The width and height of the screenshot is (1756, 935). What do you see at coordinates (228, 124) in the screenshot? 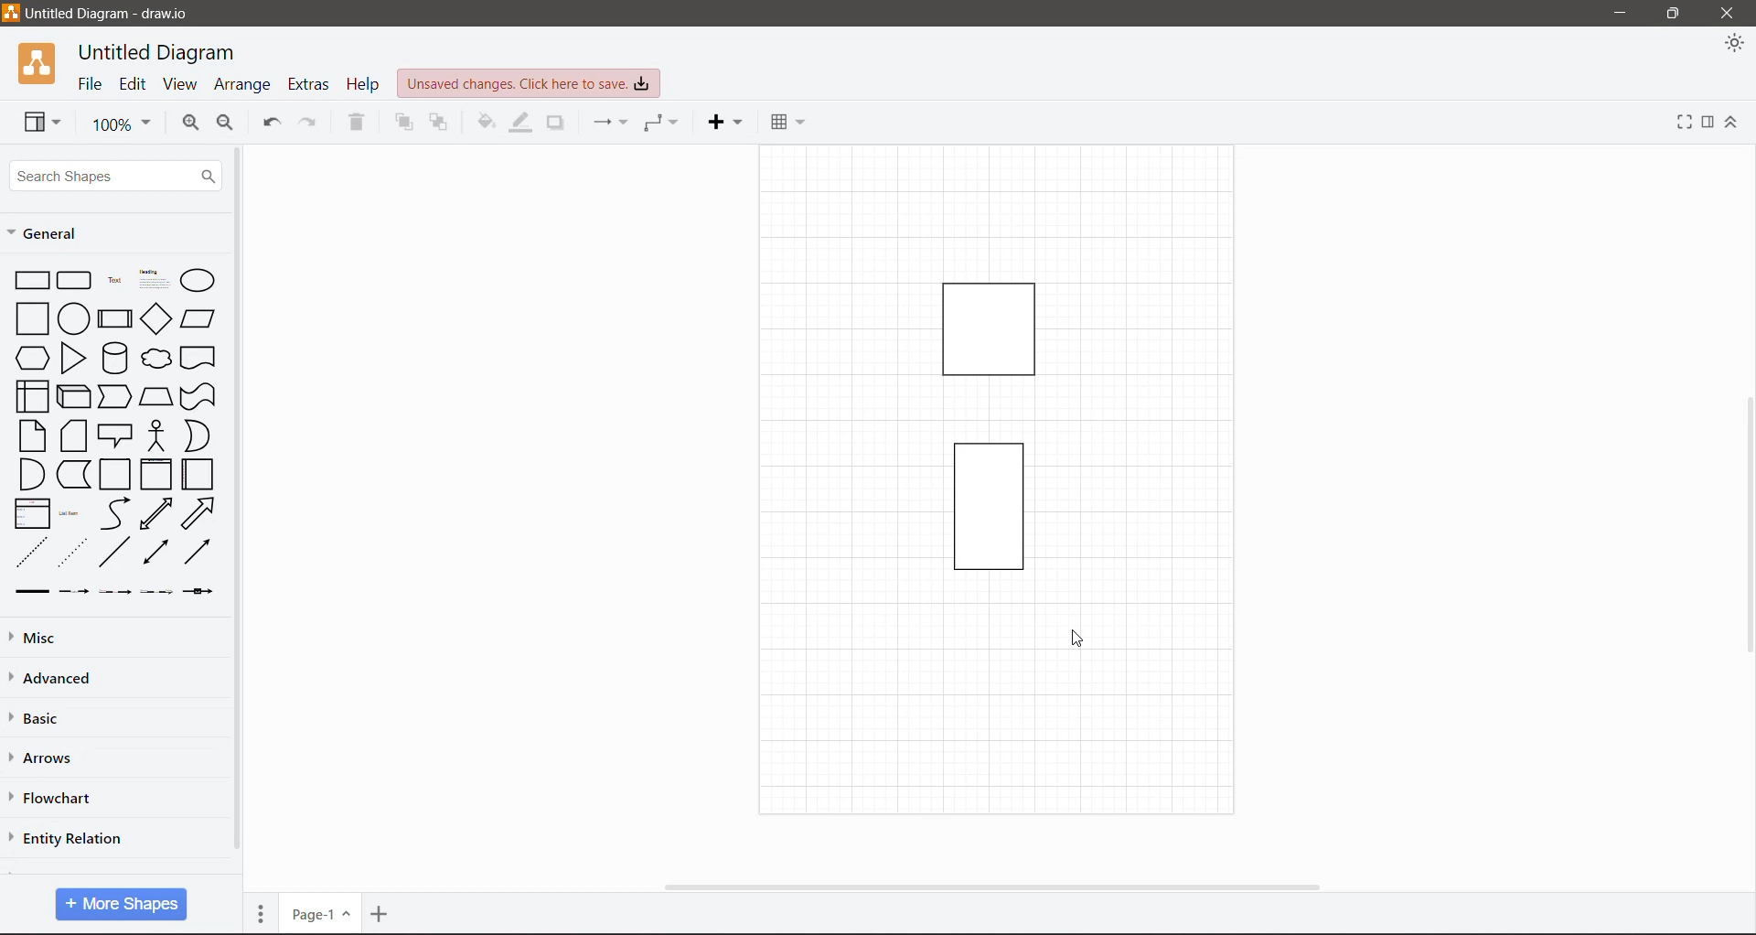
I see `Zoom Out` at bounding box center [228, 124].